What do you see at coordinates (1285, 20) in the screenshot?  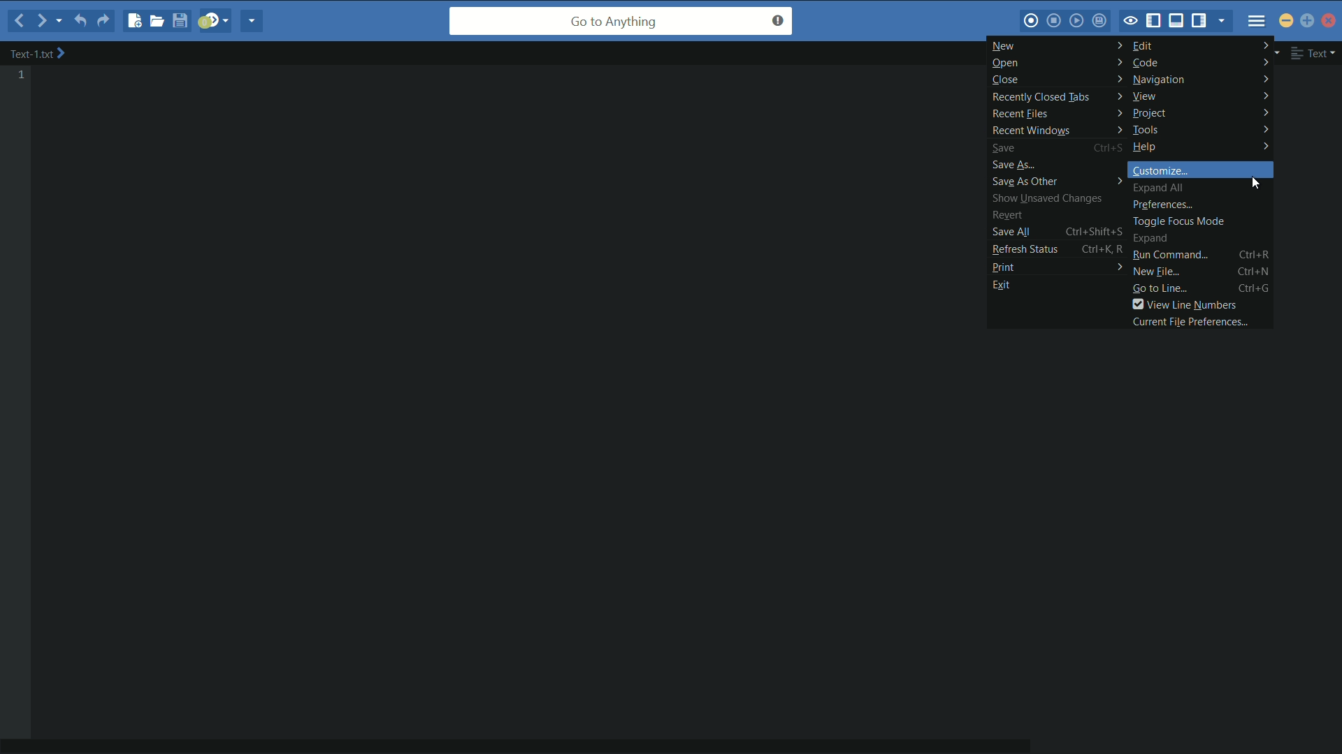 I see `minimize` at bounding box center [1285, 20].